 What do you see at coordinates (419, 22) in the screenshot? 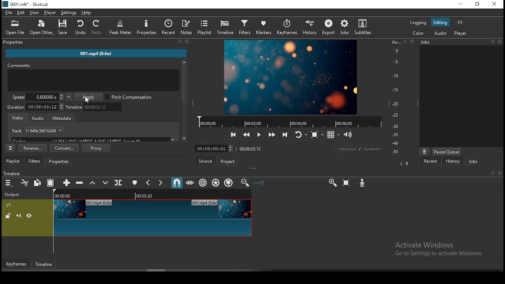
I see `logging` at bounding box center [419, 22].